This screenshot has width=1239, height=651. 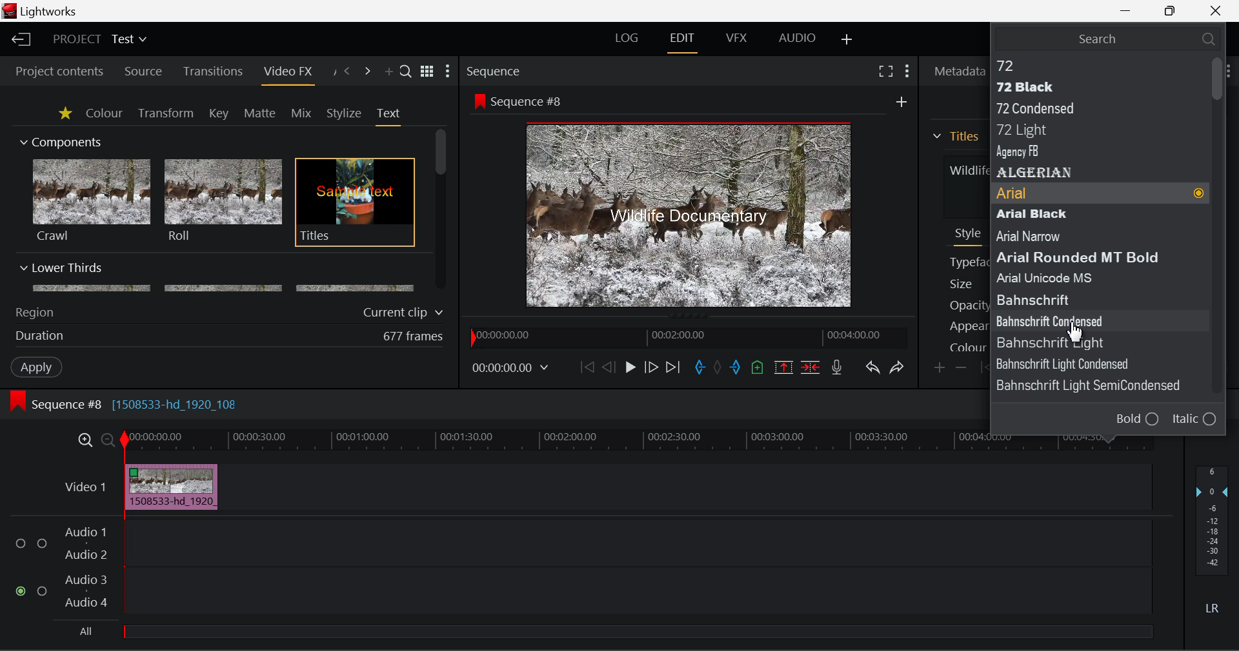 I want to click on Agency FB, so click(x=1089, y=153).